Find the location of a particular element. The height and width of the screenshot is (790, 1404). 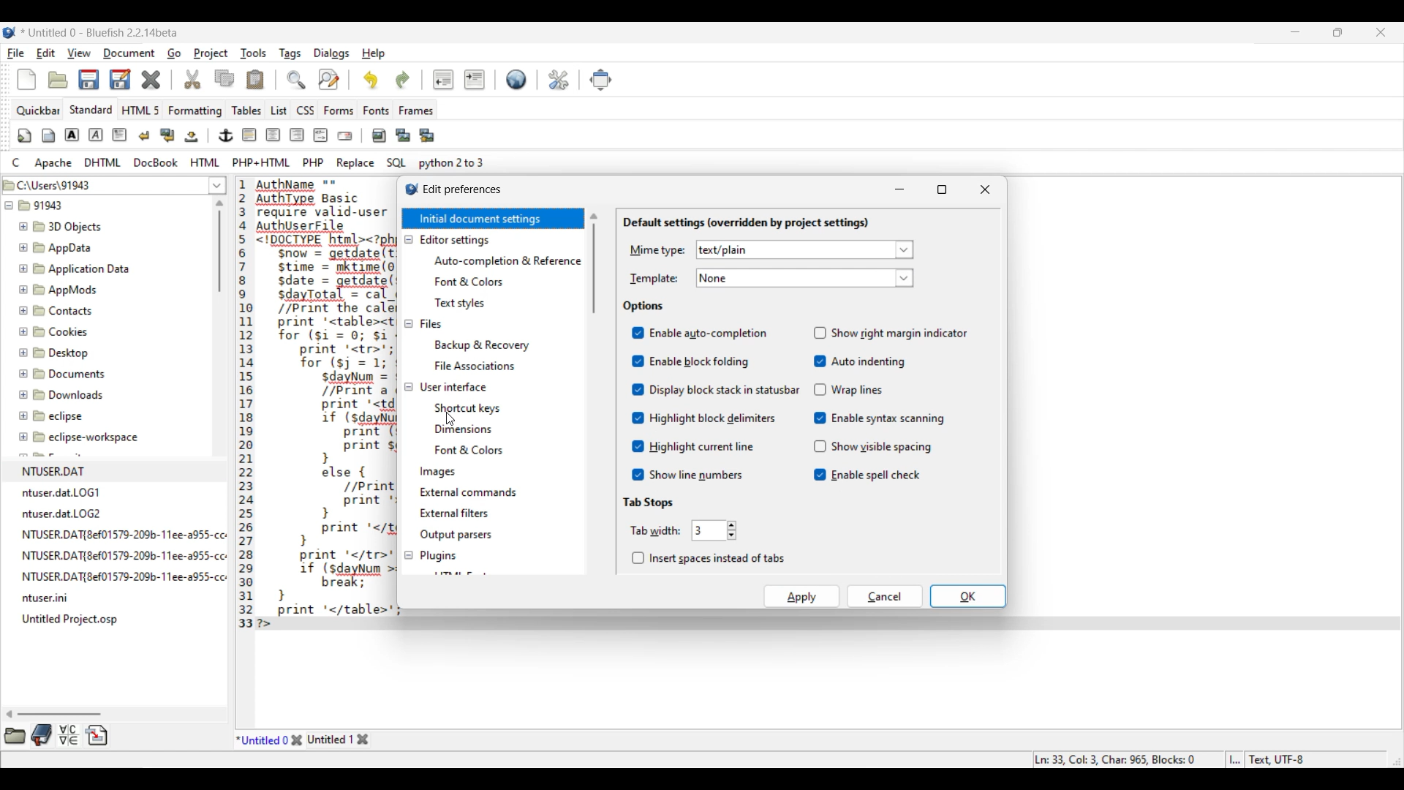

Redo is located at coordinates (403, 80).